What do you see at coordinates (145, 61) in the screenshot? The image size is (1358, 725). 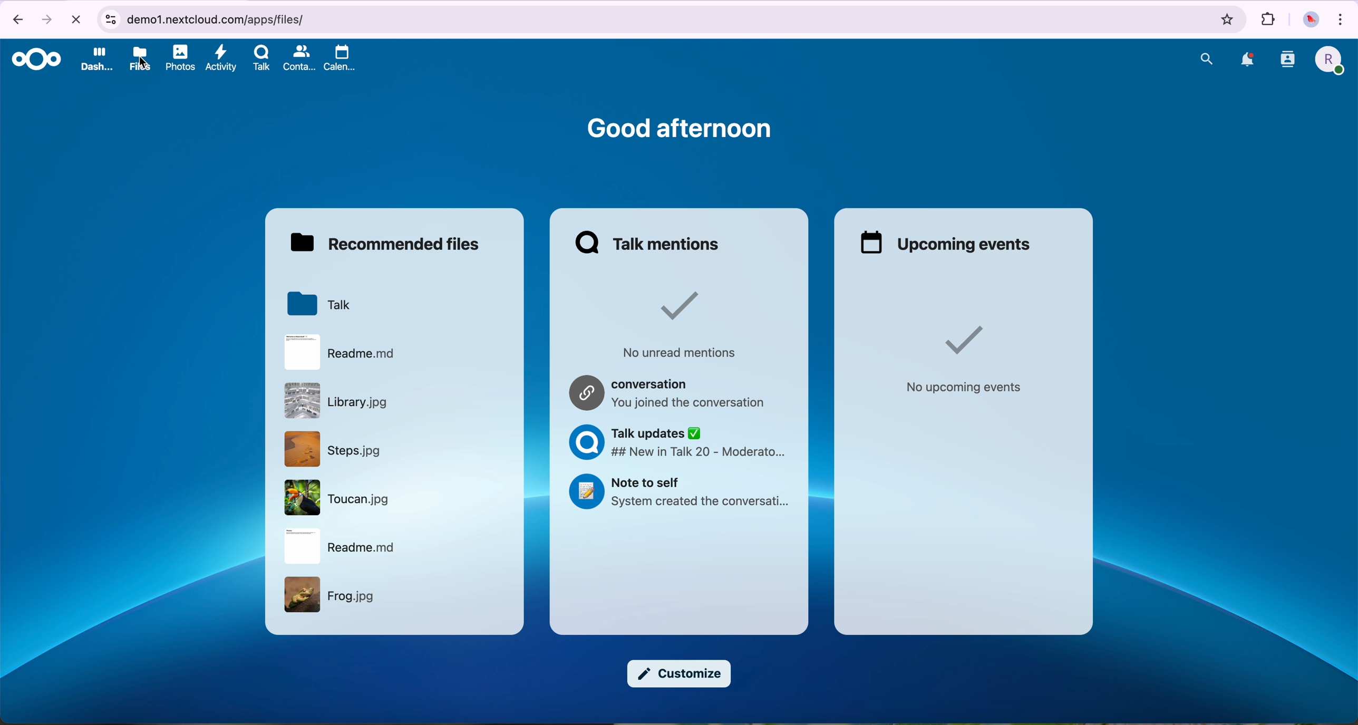 I see `cursor` at bounding box center [145, 61].